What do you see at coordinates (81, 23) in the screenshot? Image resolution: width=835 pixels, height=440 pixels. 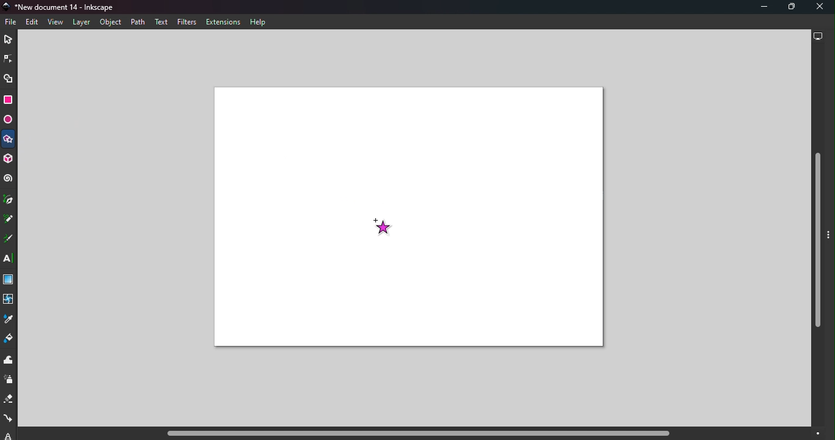 I see `Layers` at bounding box center [81, 23].